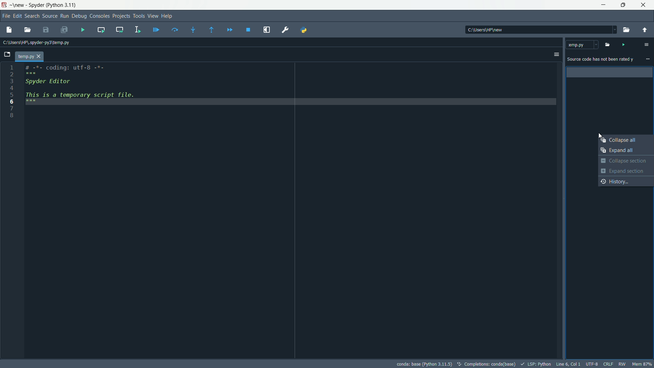 This screenshot has width=654, height=368. I want to click on close app, so click(644, 5).